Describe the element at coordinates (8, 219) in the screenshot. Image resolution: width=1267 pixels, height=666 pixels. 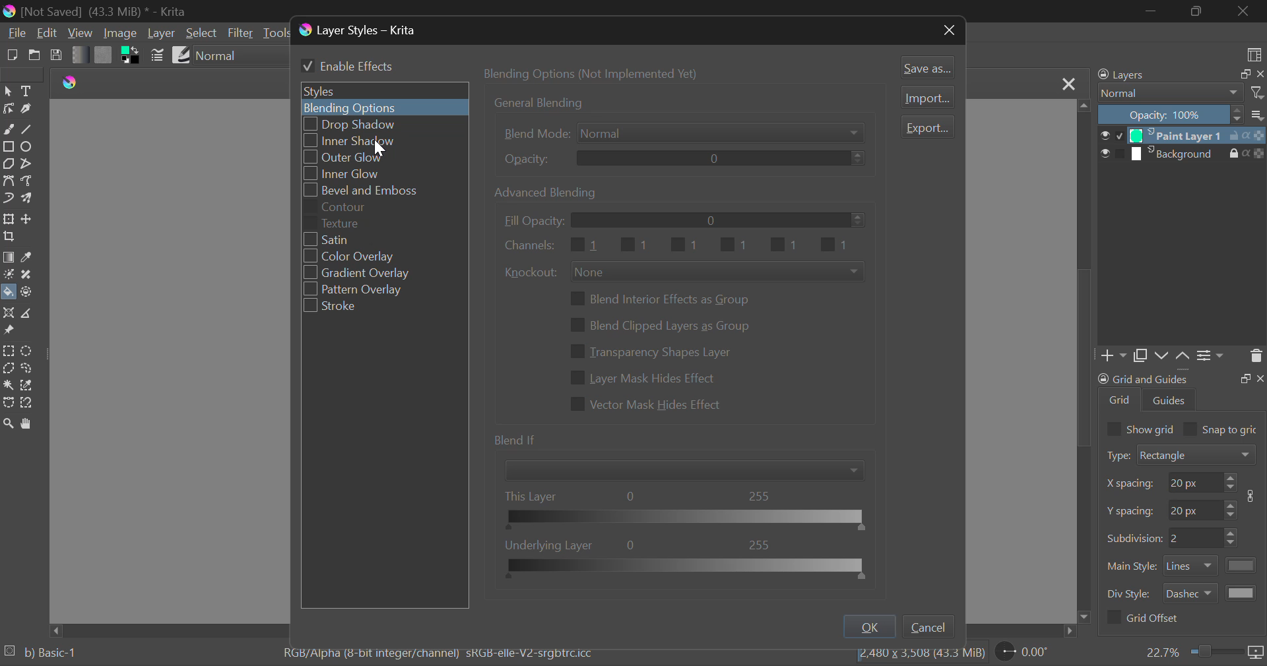
I see `Transform Layer` at that location.